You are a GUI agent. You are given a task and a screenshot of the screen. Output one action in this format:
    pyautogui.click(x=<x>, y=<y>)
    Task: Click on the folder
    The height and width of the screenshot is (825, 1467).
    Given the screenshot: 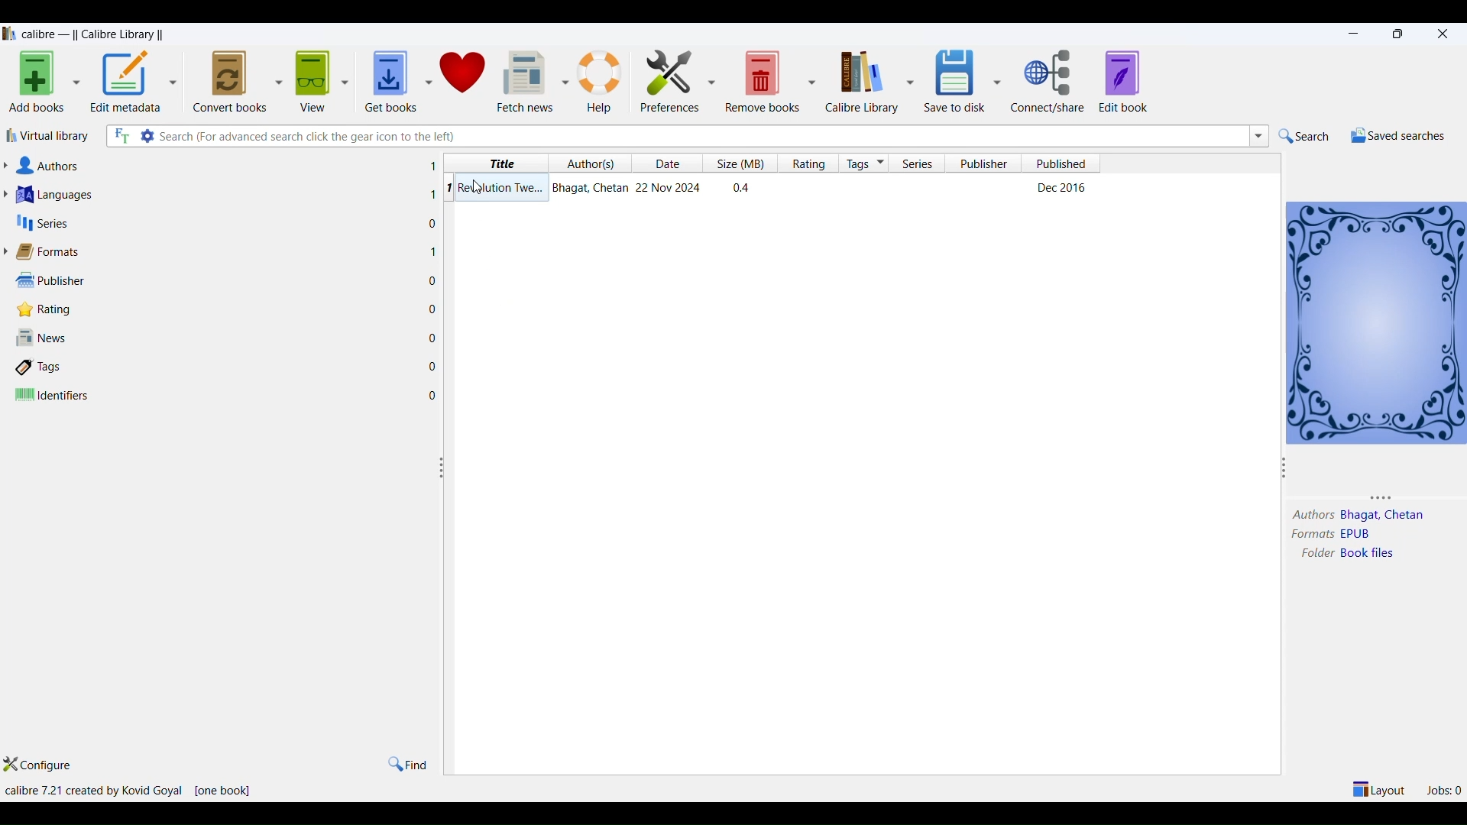 What is the action you would take?
    pyautogui.click(x=1315, y=554)
    